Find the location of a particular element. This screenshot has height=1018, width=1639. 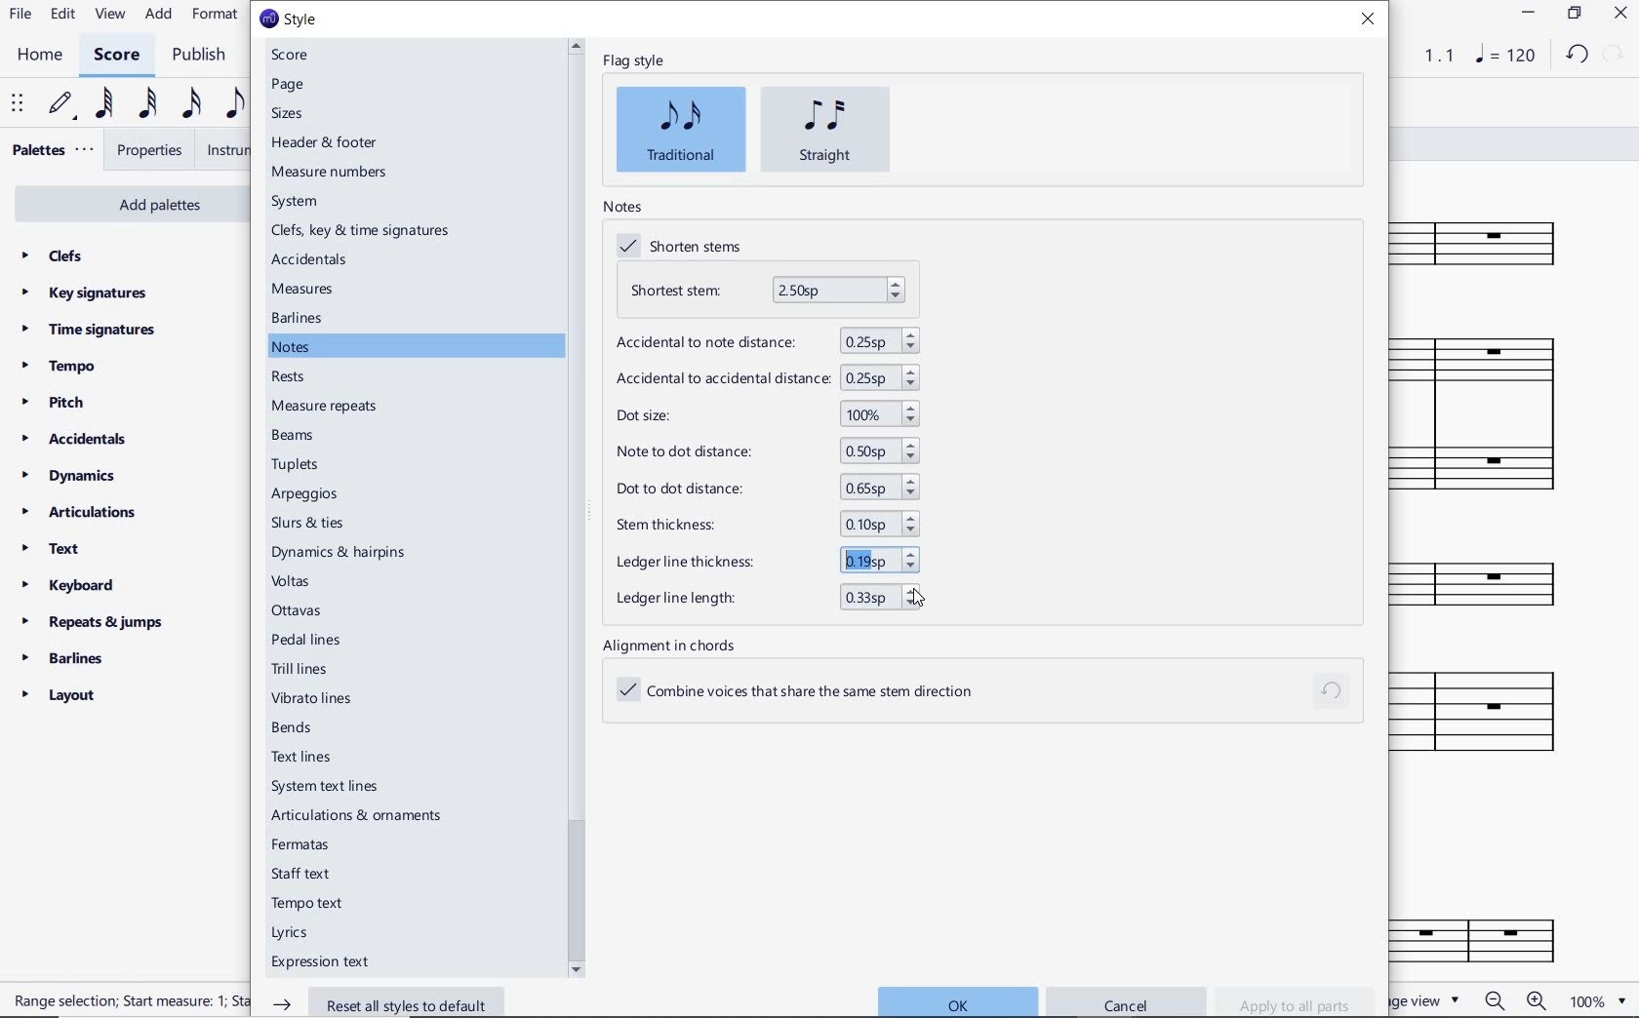

16th note is located at coordinates (193, 107).